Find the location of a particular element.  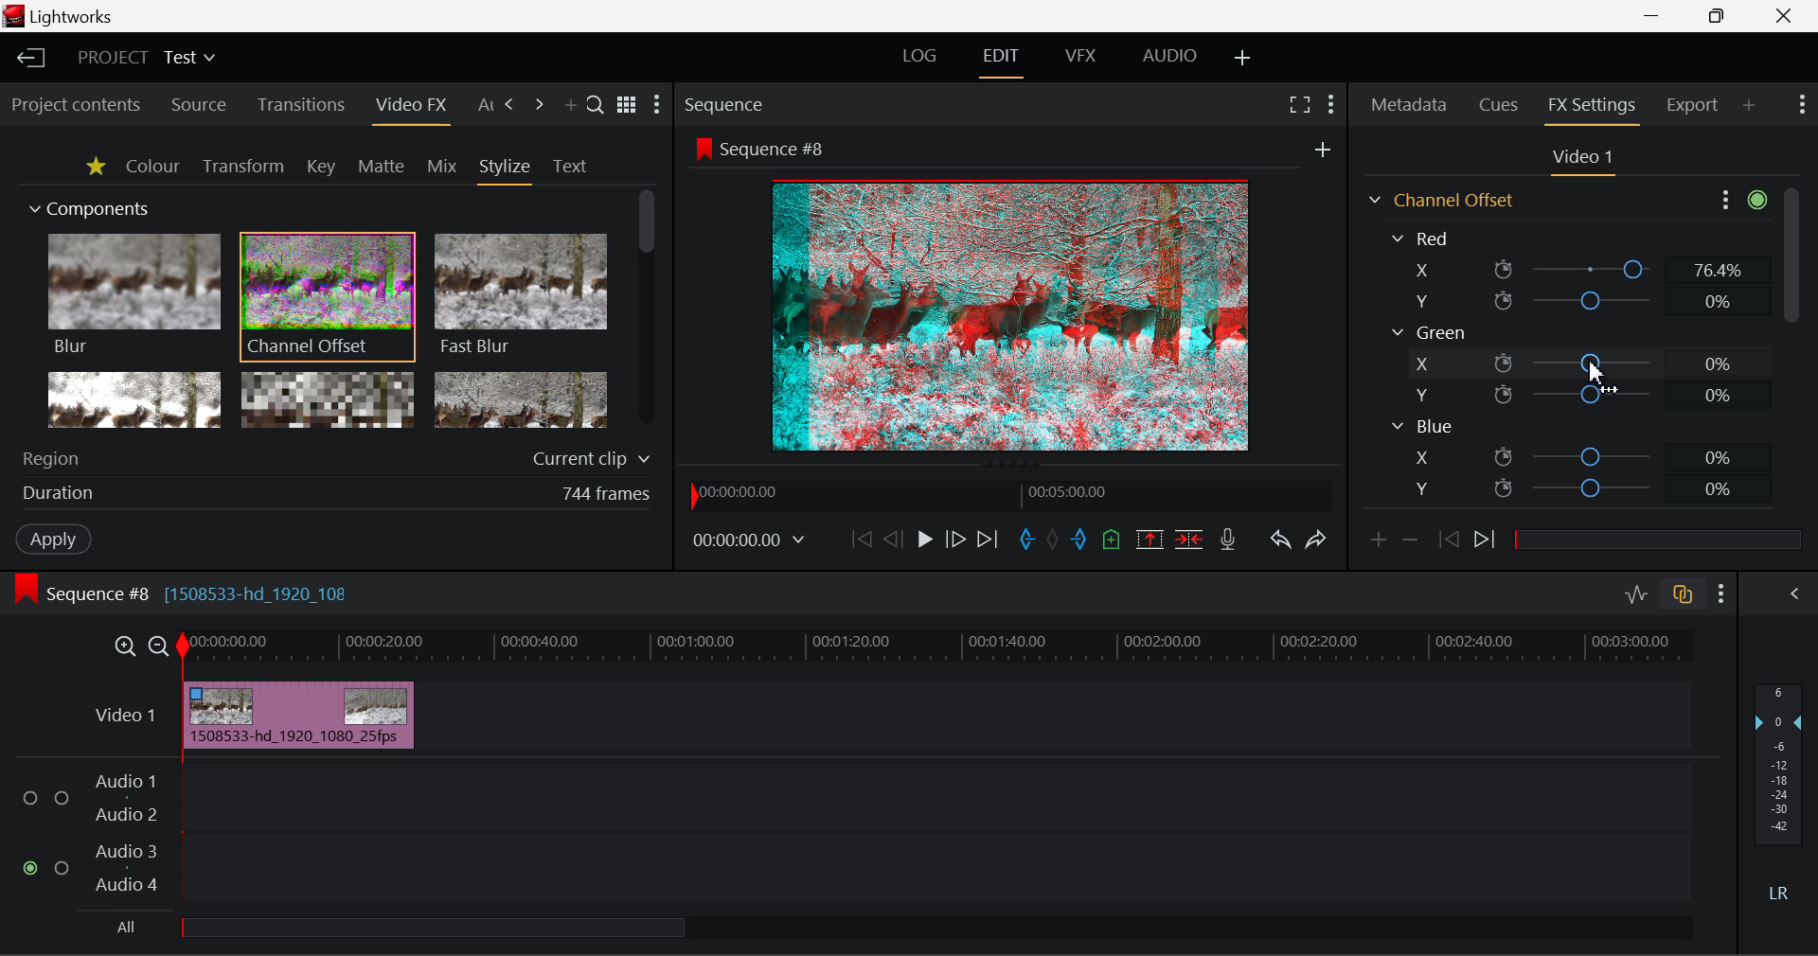

Green X is located at coordinates (1575, 362).